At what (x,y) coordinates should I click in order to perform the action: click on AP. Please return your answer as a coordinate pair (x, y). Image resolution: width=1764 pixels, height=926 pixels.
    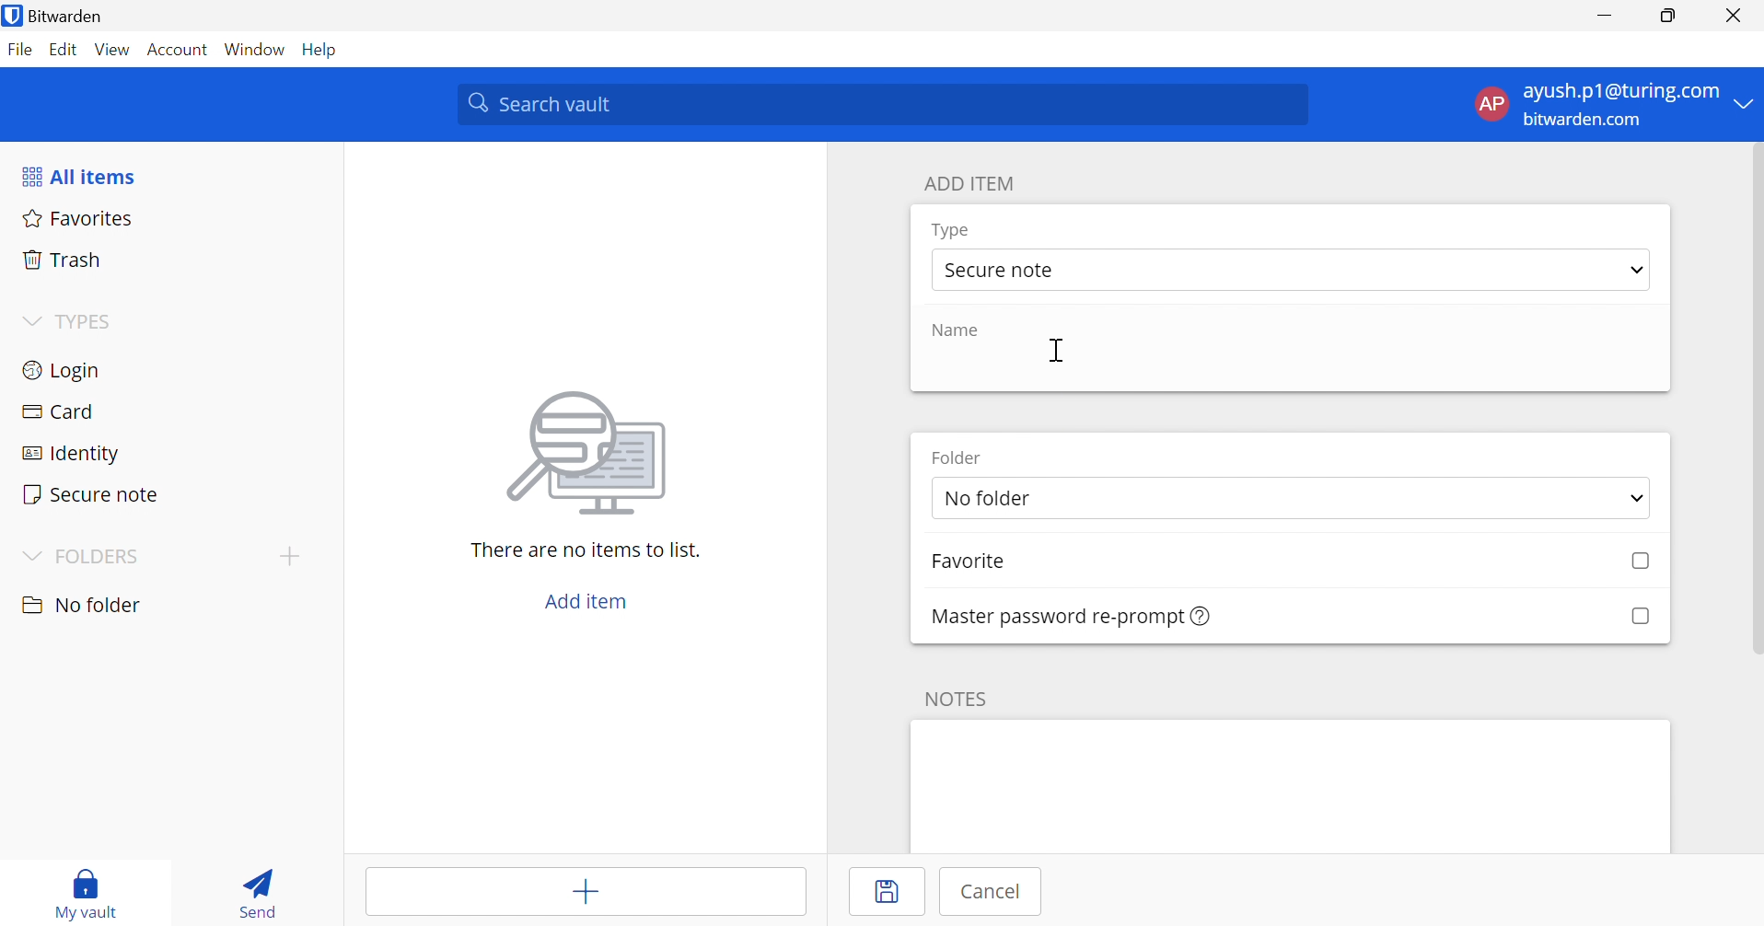
    Looking at the image, I should click on (1489, 103).